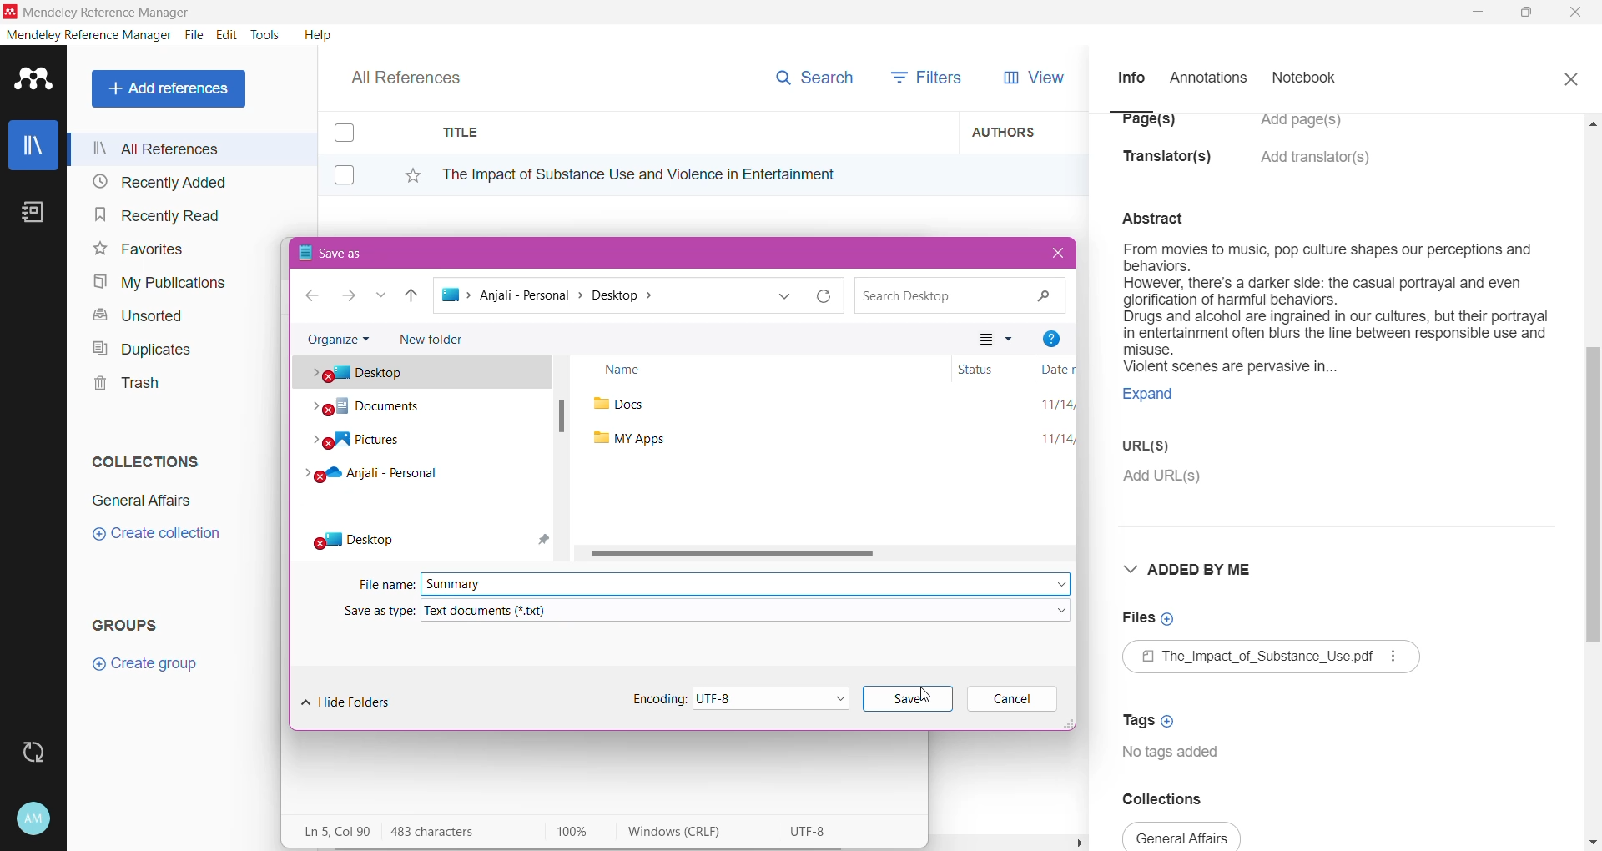  Describe the element at coordinates (908, 699) in the screenshot. I see `Click to Save File` at that location.